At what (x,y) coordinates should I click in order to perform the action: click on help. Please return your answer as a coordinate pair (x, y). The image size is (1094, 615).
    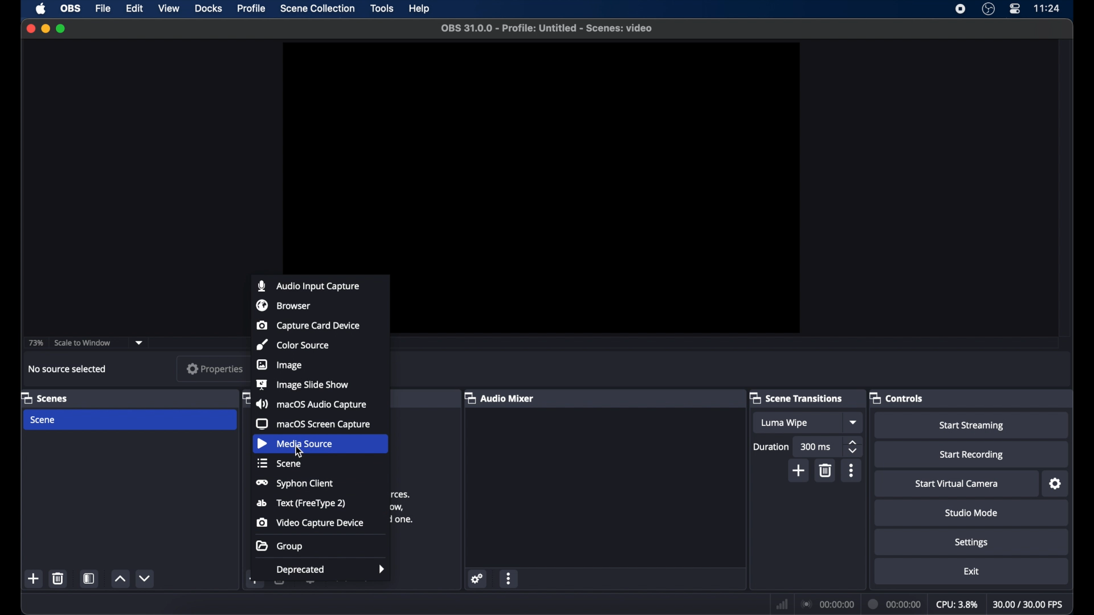
    Looking at the image, I should click on (420, 9).